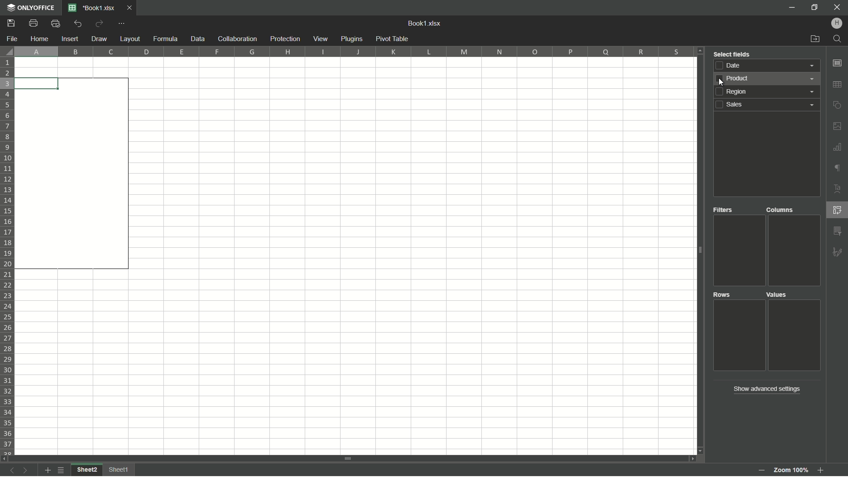  What do you see at coordinates (62, 469) in the screenshot?
I see `list of sheets` at bounding box center [62, 469].